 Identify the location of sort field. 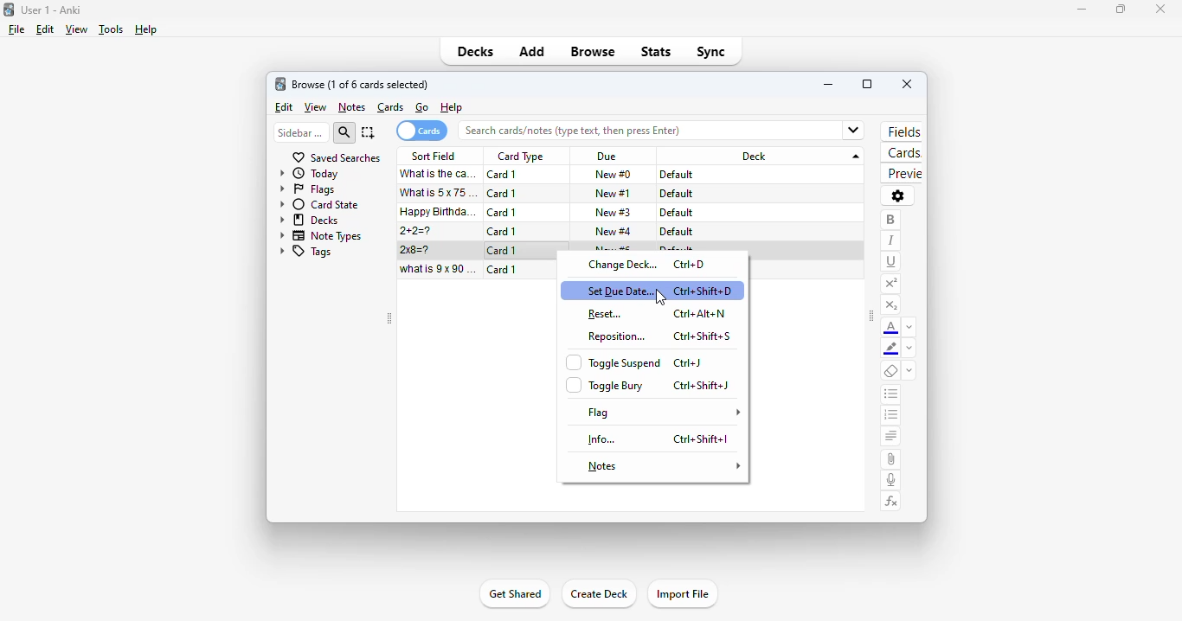
(434, 156).